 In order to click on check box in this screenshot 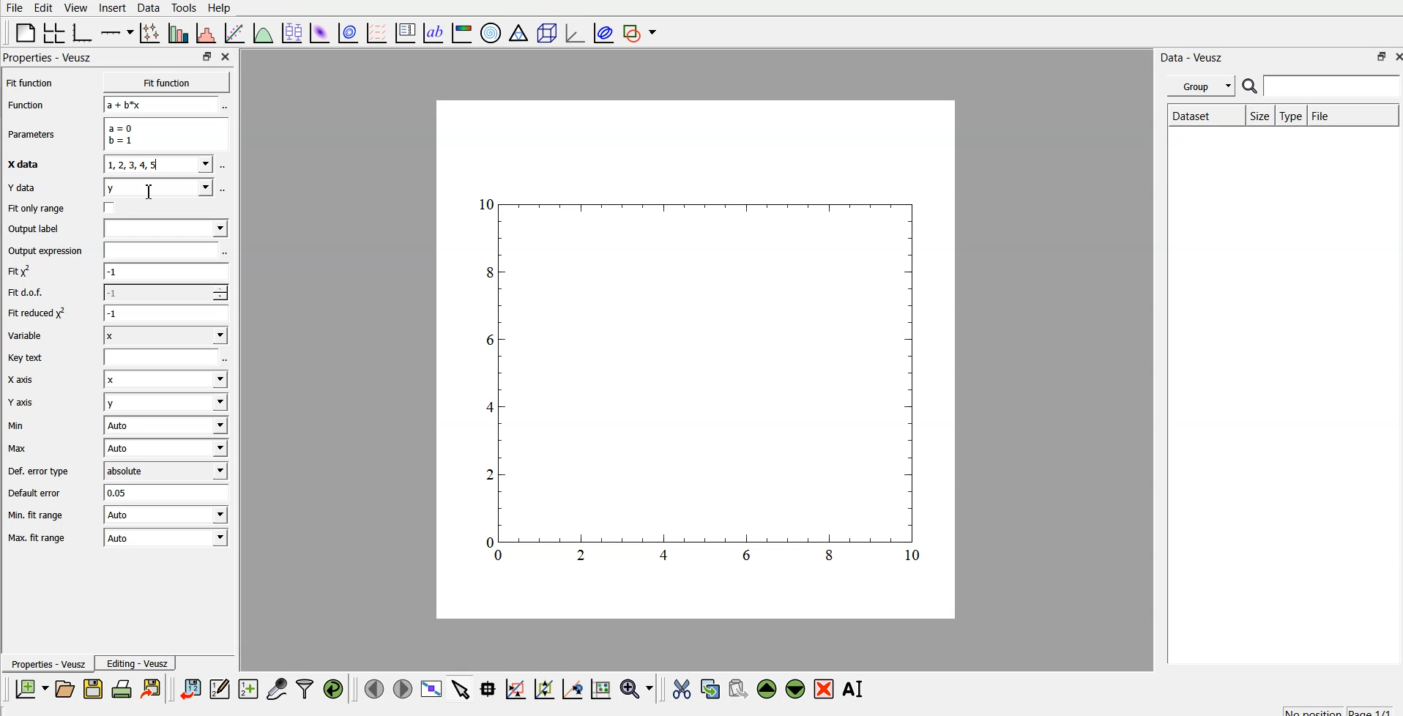, I will do `click(111, 207)`.